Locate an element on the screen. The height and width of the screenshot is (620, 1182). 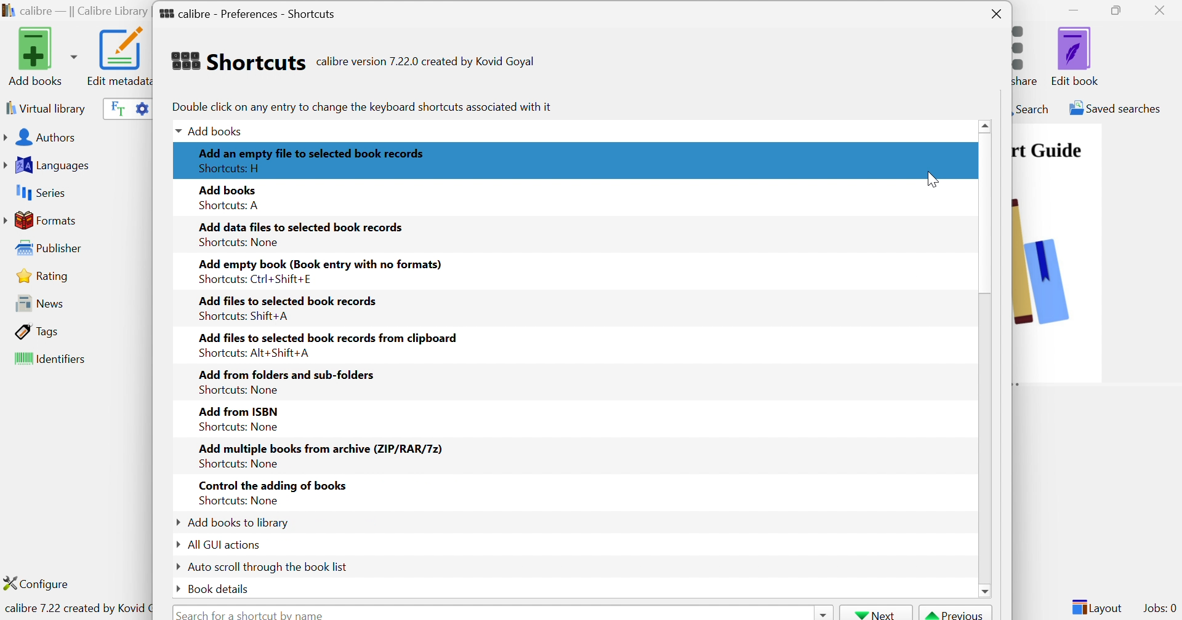
calibre - || Calibre Library || is located at coordinates (74, 12).